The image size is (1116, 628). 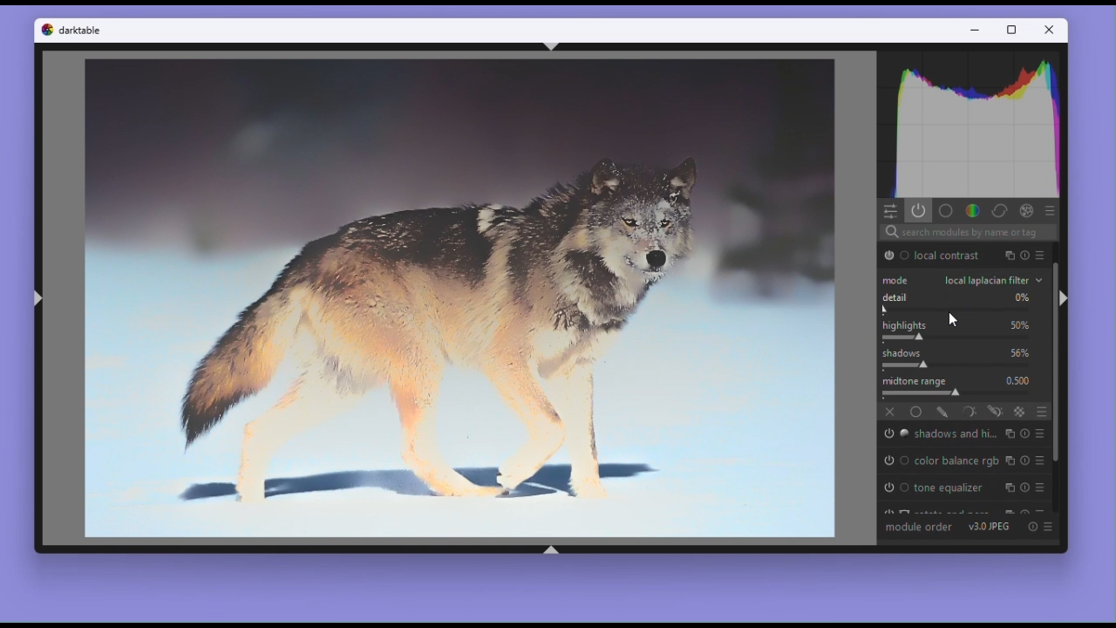 I want to click on base, so click(x=947, y=210).